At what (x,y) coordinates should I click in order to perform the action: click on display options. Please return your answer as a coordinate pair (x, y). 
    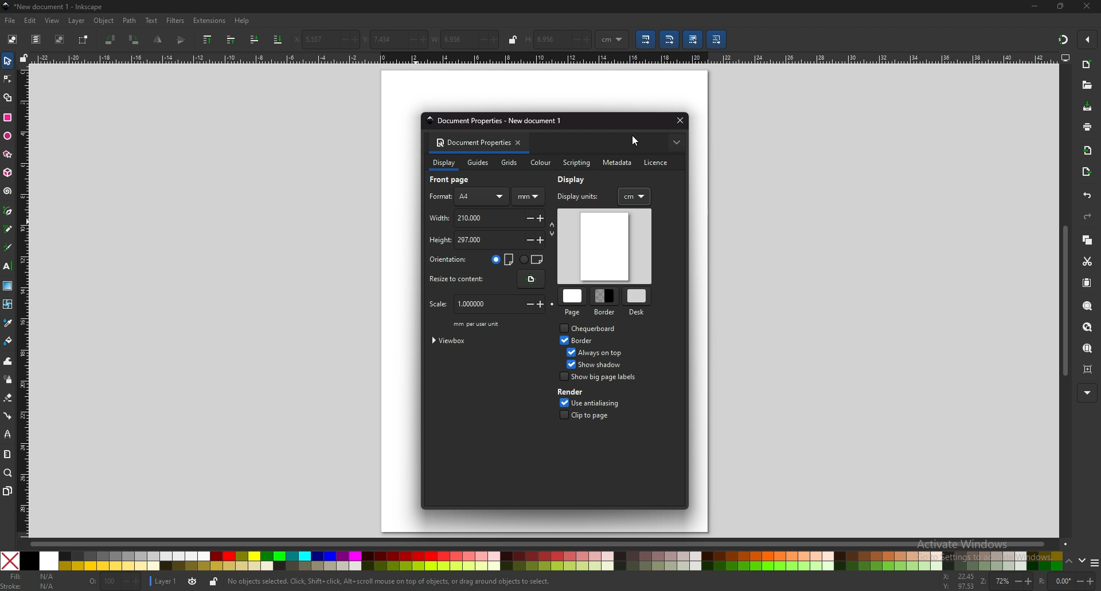
    Looking at the image, I should click on (1065, 58).